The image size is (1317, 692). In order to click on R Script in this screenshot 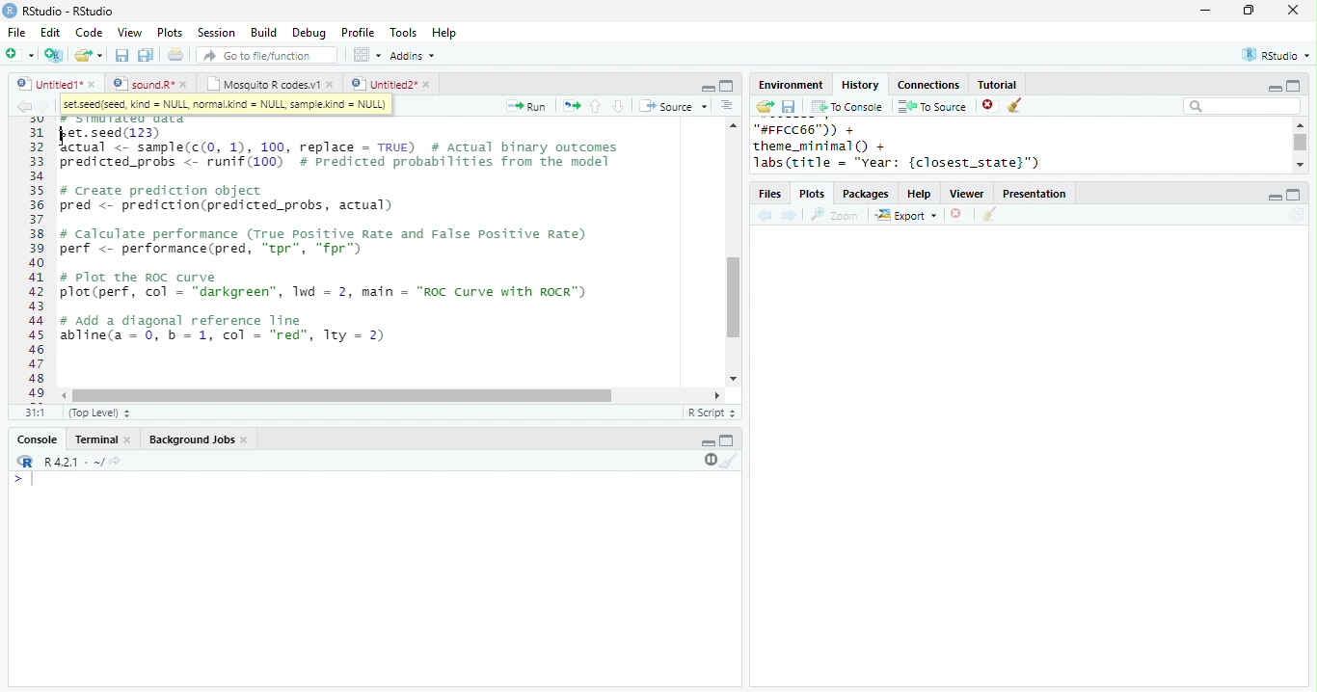, I will do `click(712, 412)`.